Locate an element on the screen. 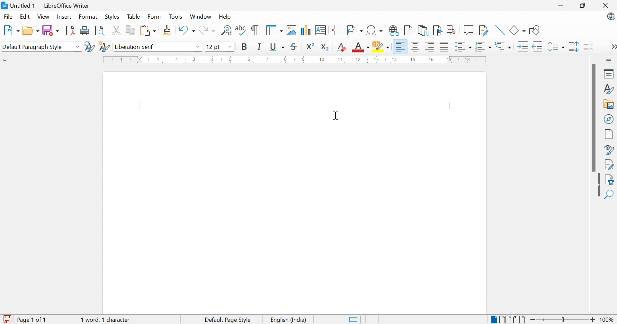  Zoom In is located at coordinates (593, 319).